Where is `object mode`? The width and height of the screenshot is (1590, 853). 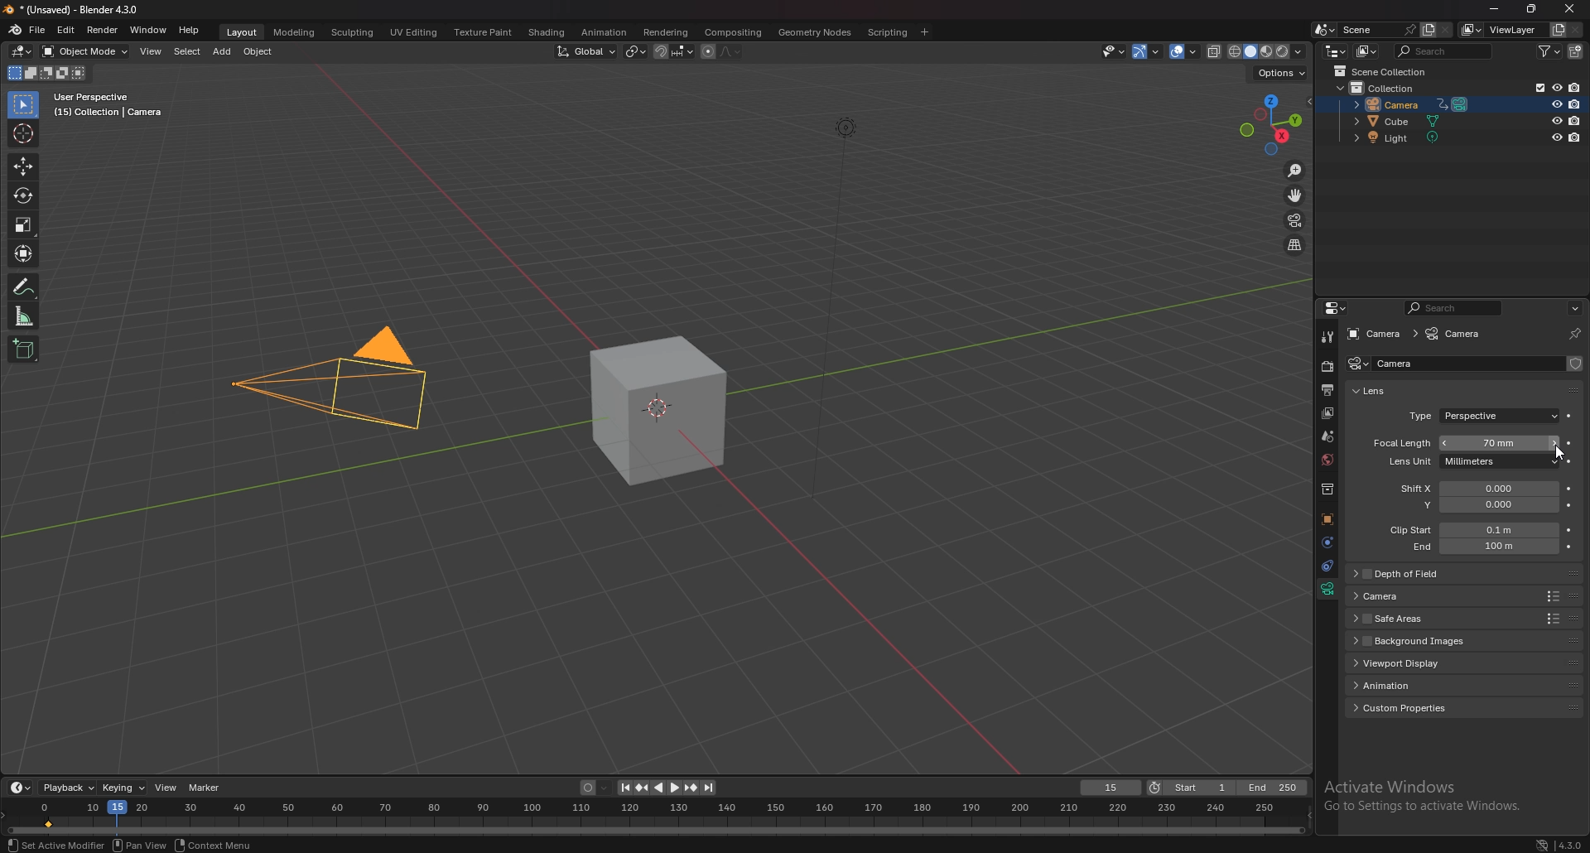 object mode is located at coordinates (84, 51).